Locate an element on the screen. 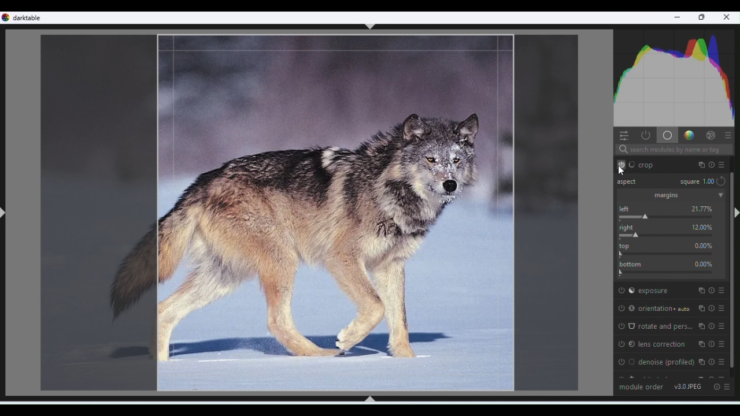  Left value is located at coordinates (671, 217).